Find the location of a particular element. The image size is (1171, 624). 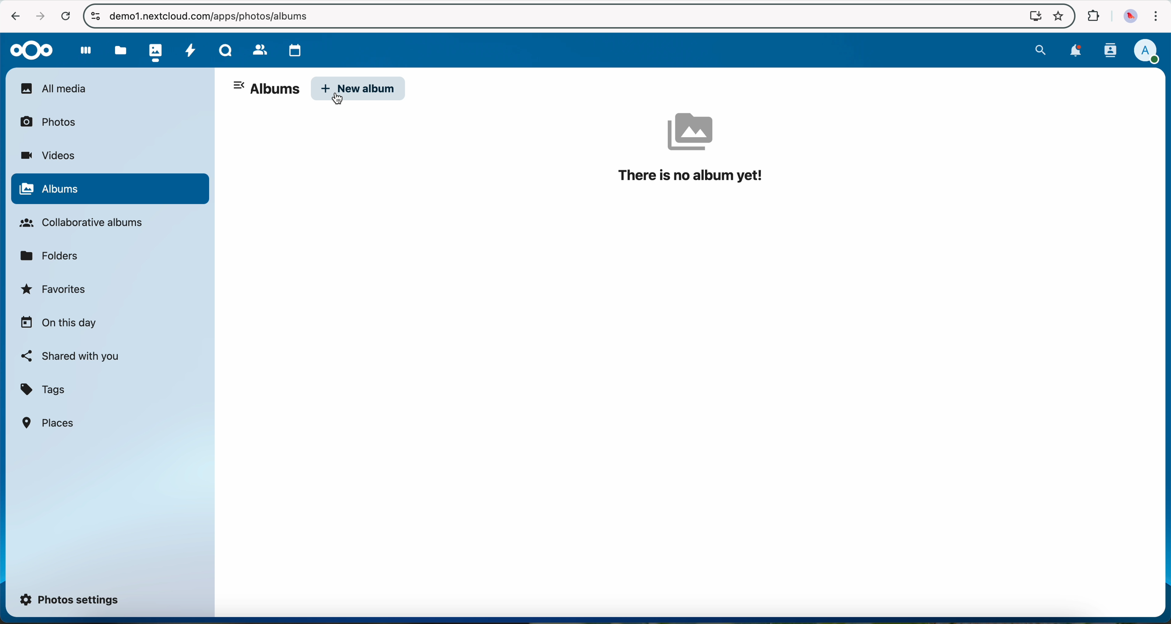

extensions is located at coordinates (1092, 16).